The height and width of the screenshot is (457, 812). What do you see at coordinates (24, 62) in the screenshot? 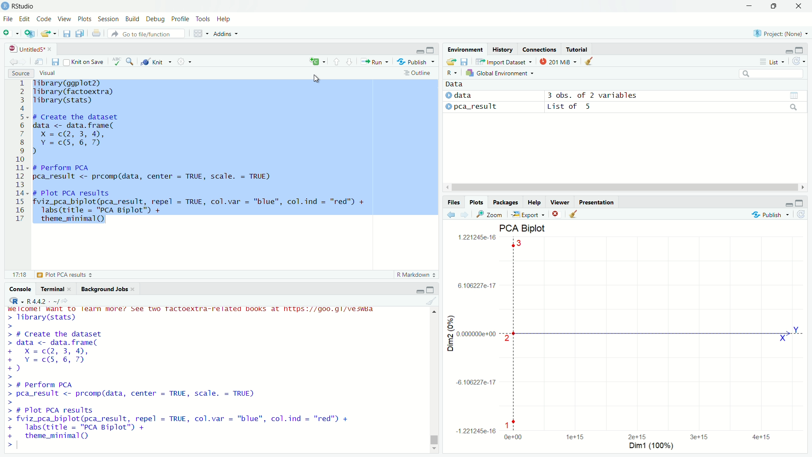
I see `go forward to the next source` at bounding box center [24, 62].